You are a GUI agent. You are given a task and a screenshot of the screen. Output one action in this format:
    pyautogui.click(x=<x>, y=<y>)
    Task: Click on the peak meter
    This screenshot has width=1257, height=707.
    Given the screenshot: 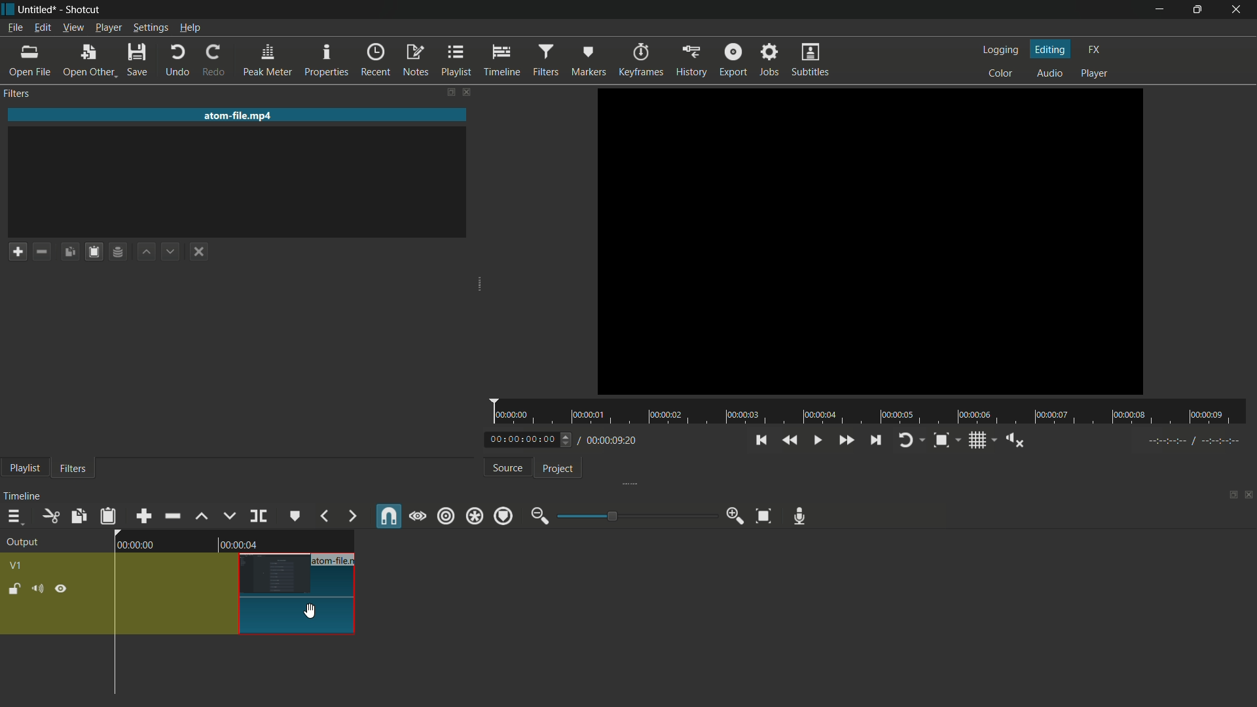 What is the action you would take?
    pyautogui.click(x=266, y=60)
    